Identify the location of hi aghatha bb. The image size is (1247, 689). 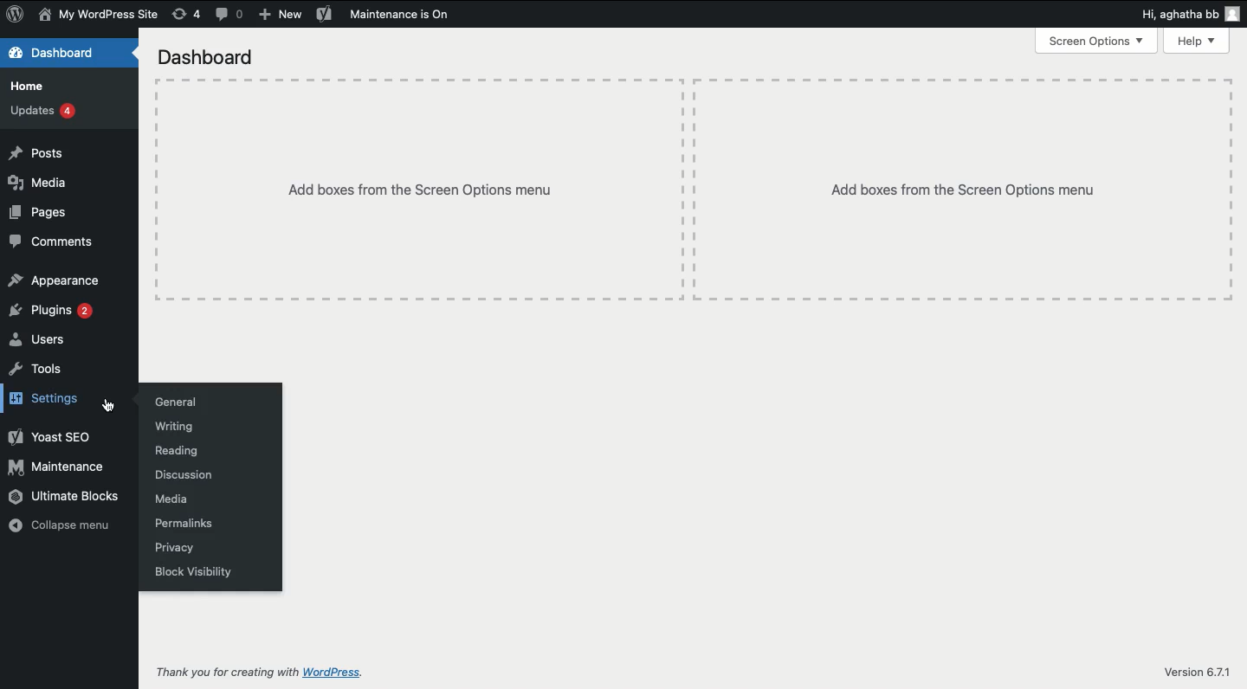
(1192, 14).